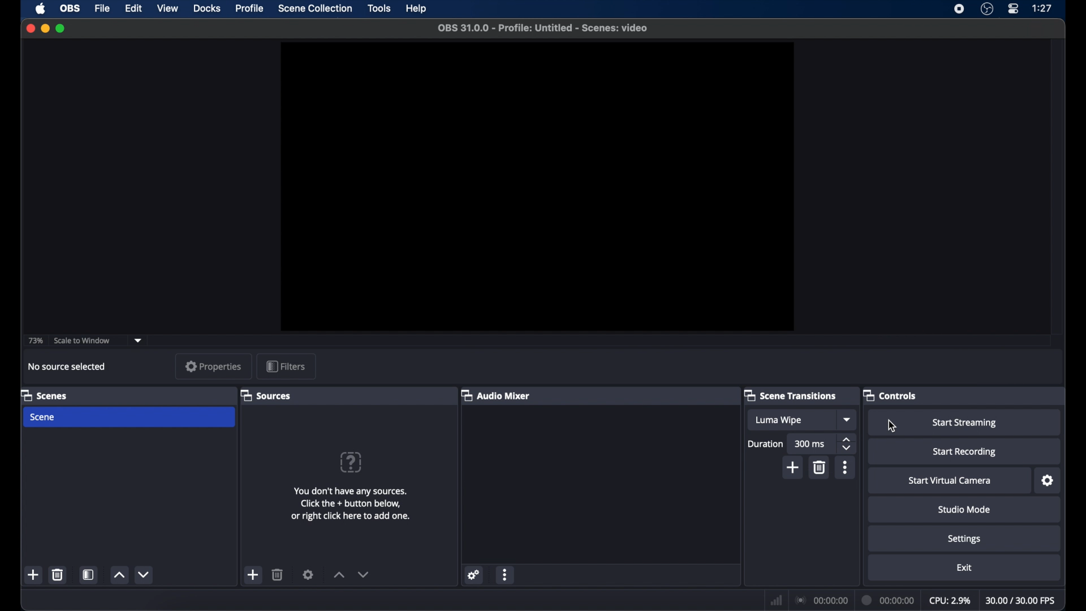 The height and width of the screenshot is (611, 1086). What do you see at coordinates (949, 601) in the screenshot?
I see `cpu` at bounding box center [949, 601].